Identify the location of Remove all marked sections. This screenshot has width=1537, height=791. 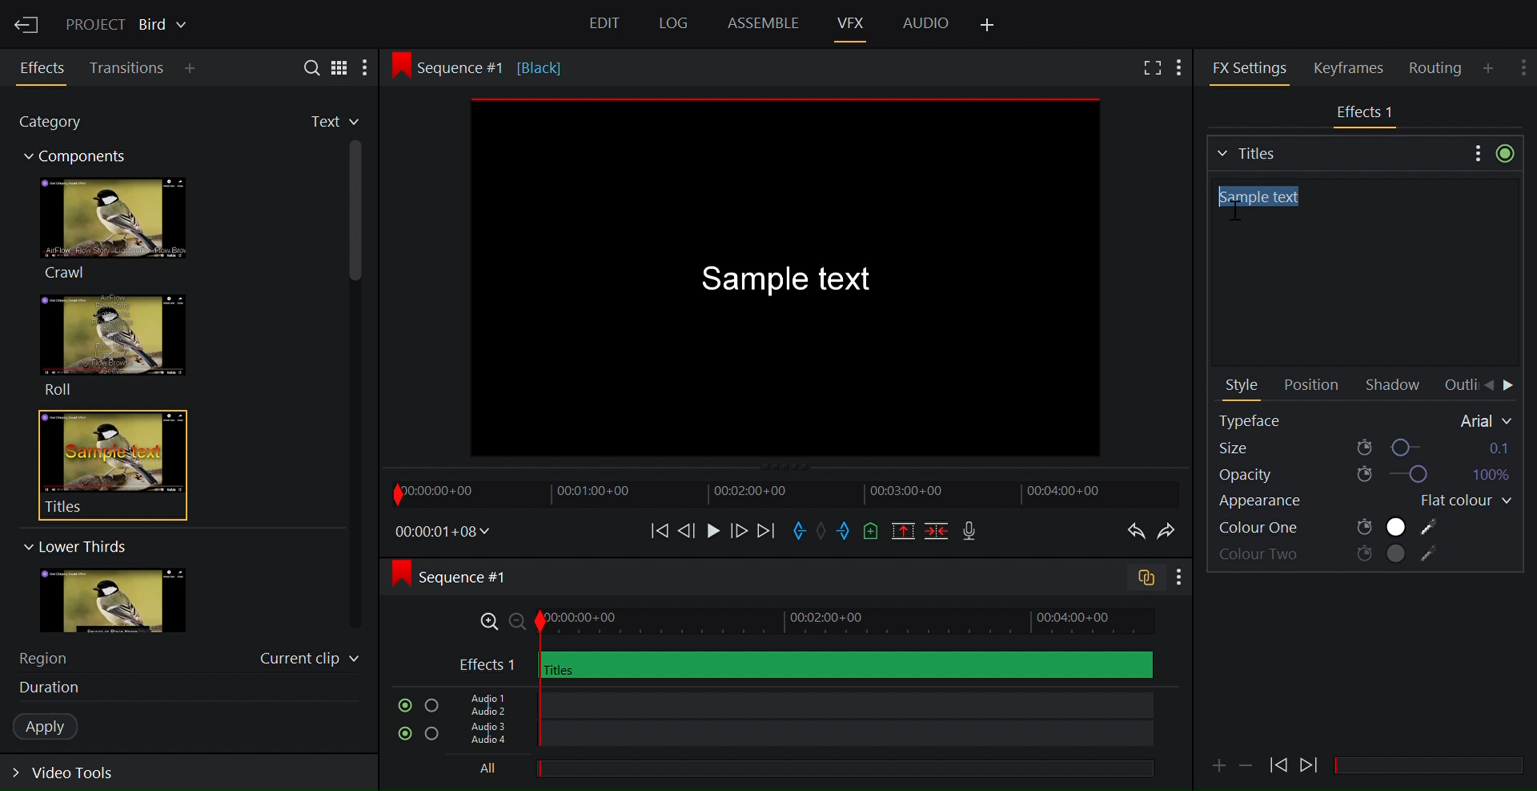
(905, 533).